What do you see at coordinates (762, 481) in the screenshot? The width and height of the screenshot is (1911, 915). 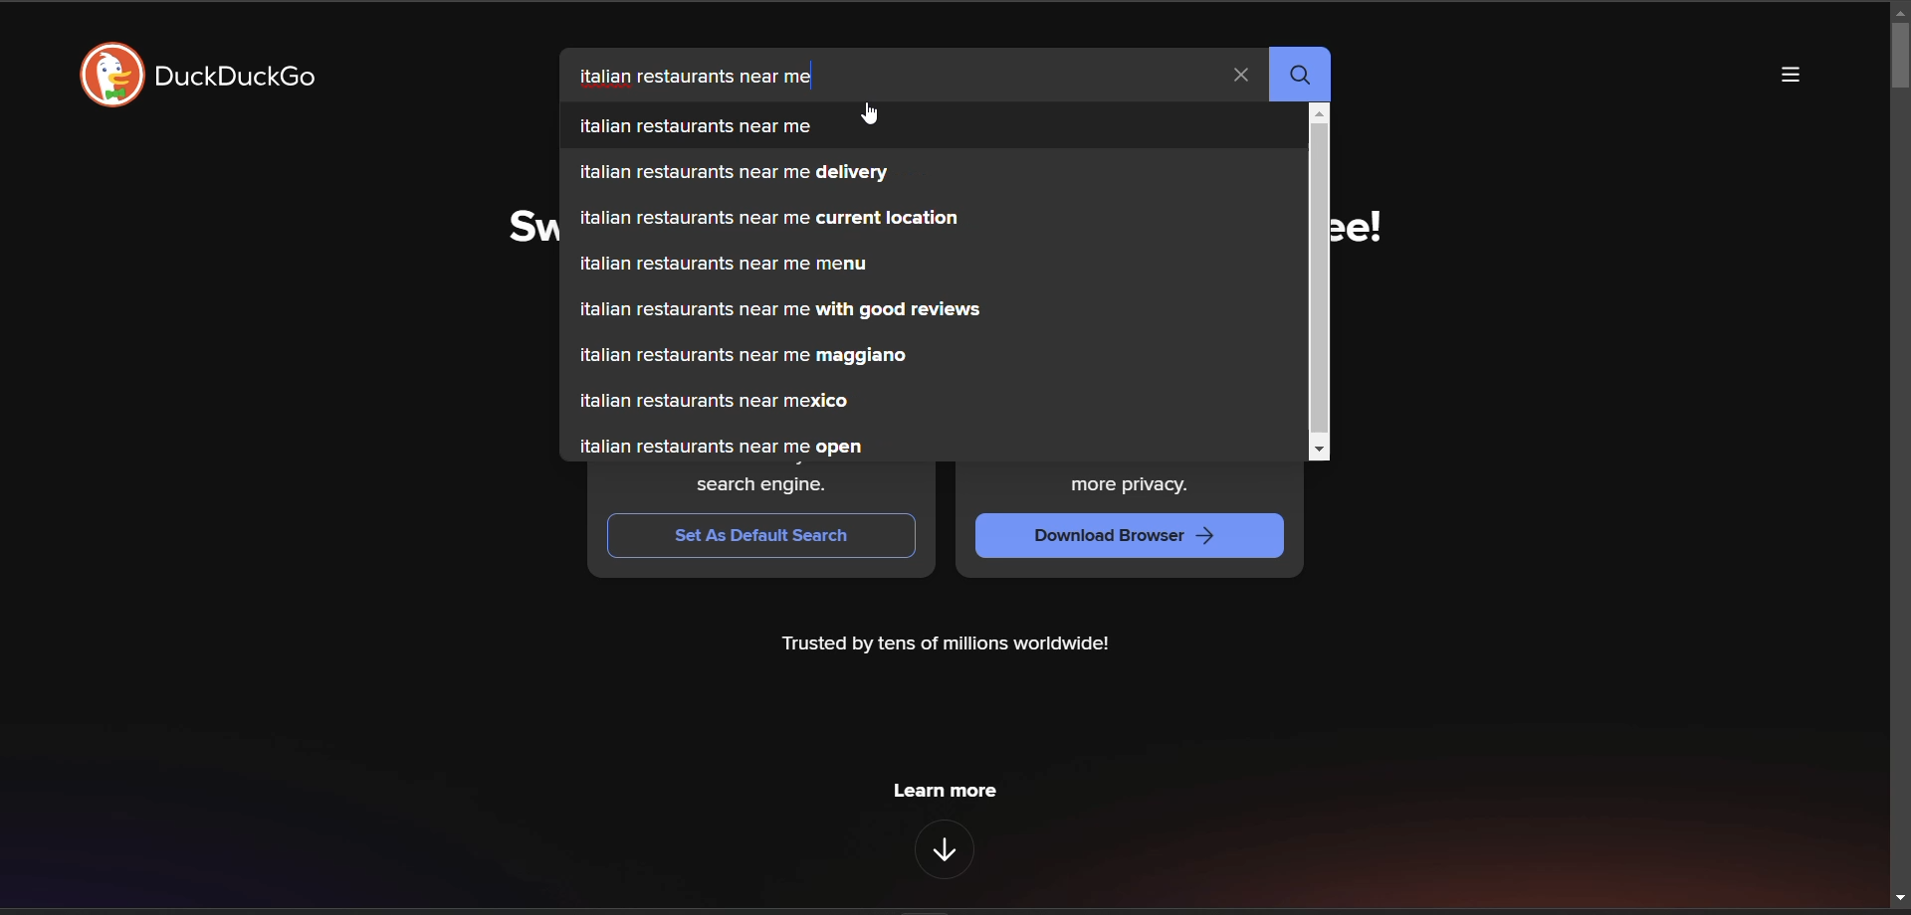 I see `Make DuckDuckGo your default search engine.` at bounding box center [762, 481].